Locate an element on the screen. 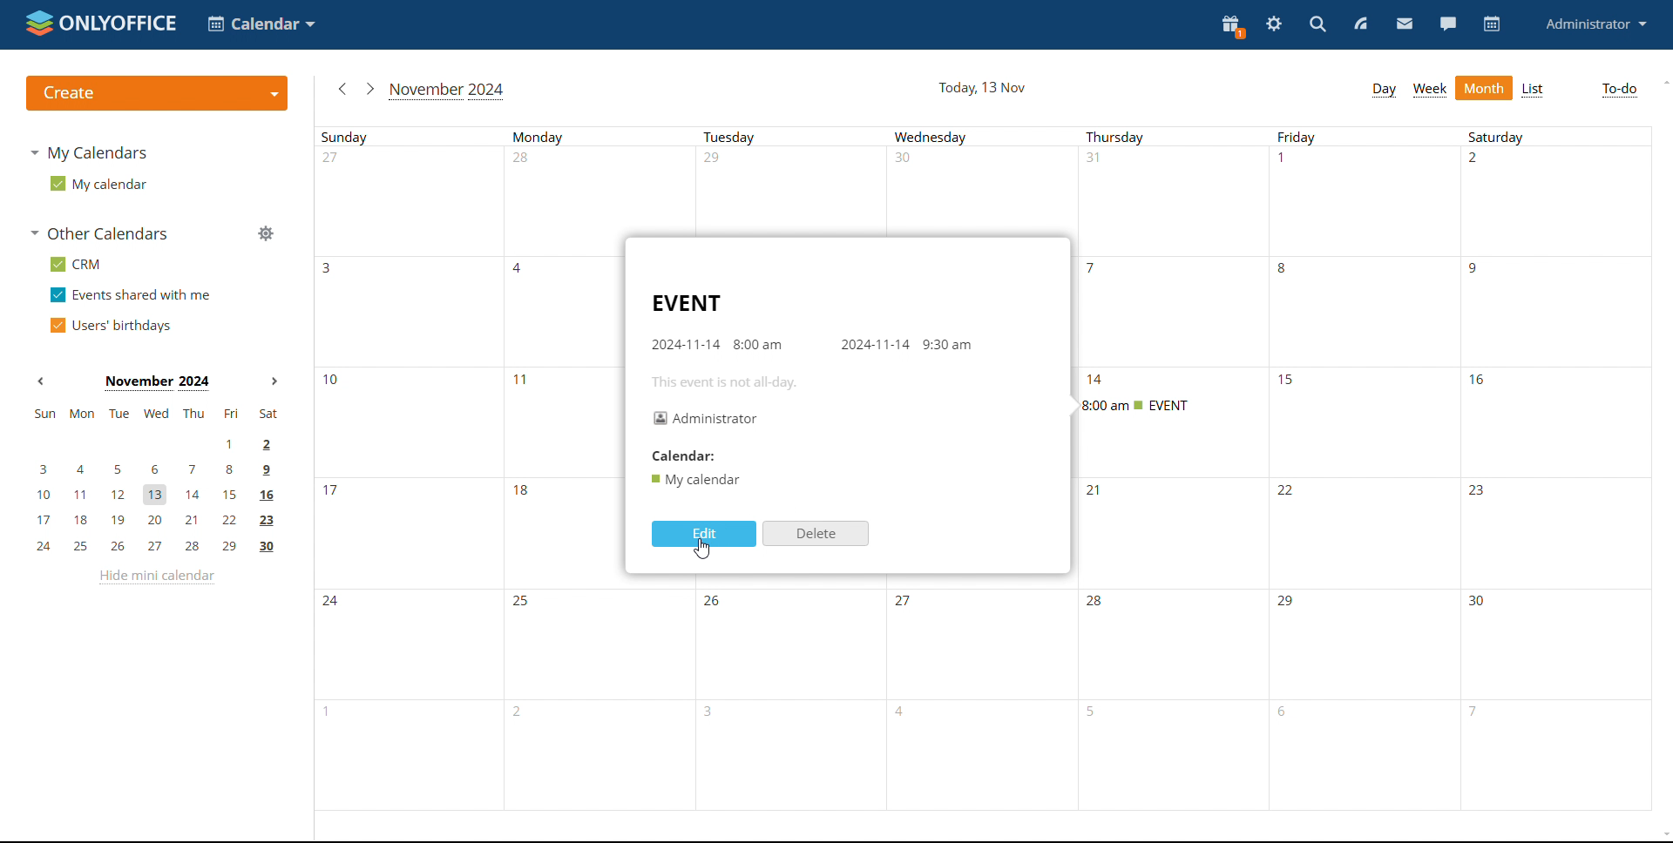 The height and width of the screenshot is (843, 1673). end date is located at coordinates (875, 343).